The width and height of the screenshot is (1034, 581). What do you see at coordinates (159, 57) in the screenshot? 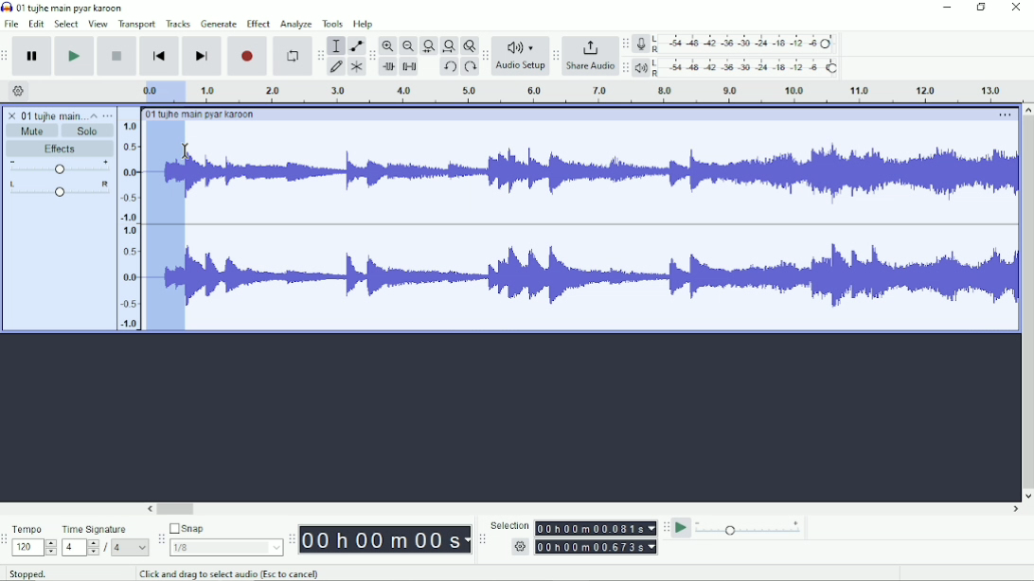
I see `Skip to start` at bounding box center [159, 57].